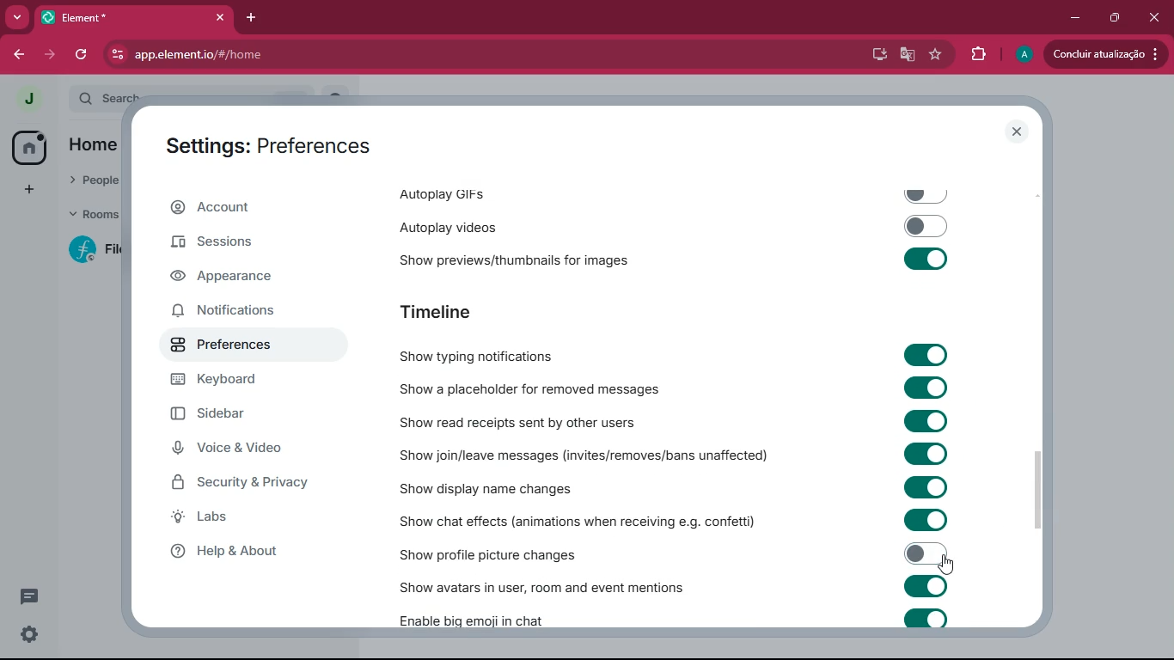 The image size is (1174, 660). Describe the element at coordinates (500, 313) in the screenshot. I see `timeline` at that location.